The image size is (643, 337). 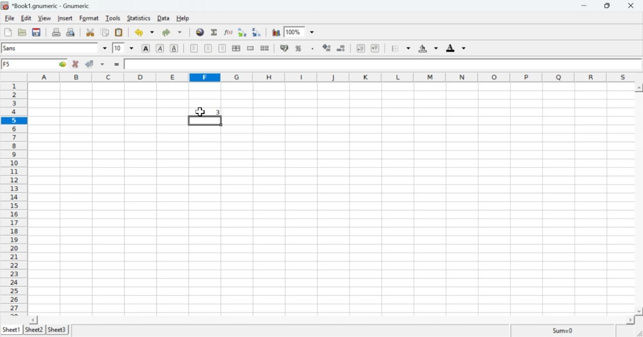 I want to click on View, so click(x=44, y=18).